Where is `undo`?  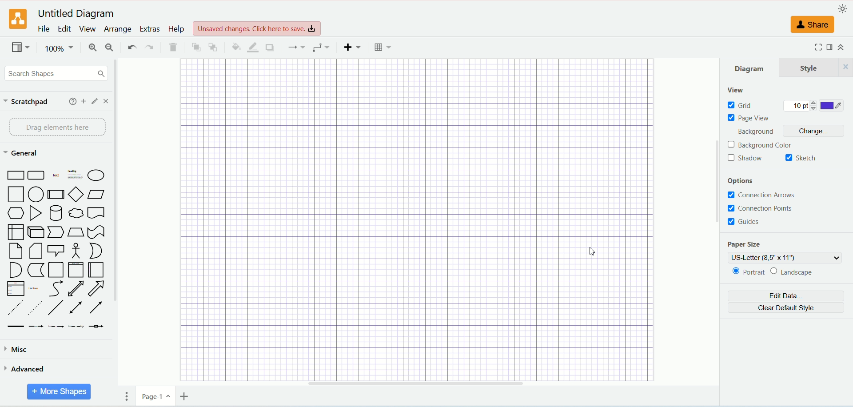 undo is located at coordinates (130, 47).